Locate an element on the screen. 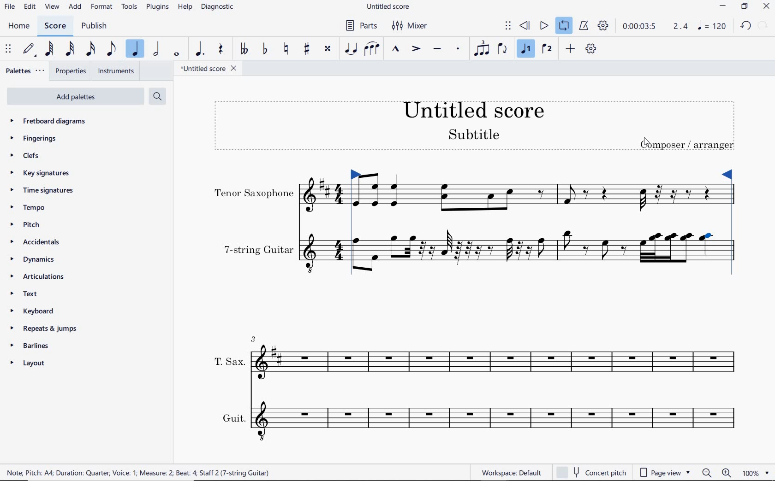 This screenshot has width=775, height=481. concert pitch is located at coordinates (590, 471).